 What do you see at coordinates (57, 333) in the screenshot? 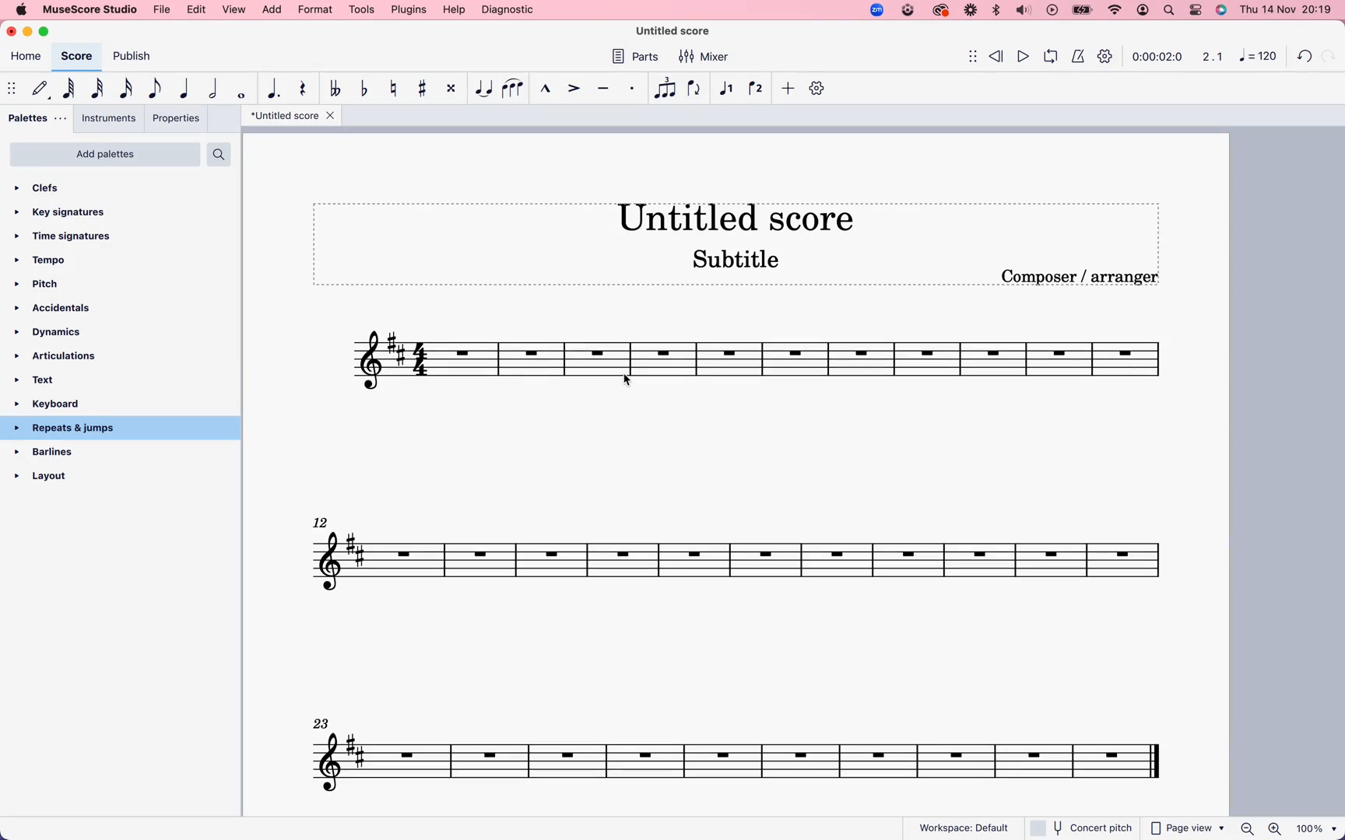
I see `dynamics` at bounding box center [57, 333].